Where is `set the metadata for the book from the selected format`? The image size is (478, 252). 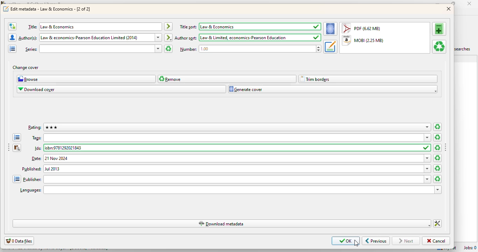 set the metadata for the book from the selected format is located at coordinates (330, 47).